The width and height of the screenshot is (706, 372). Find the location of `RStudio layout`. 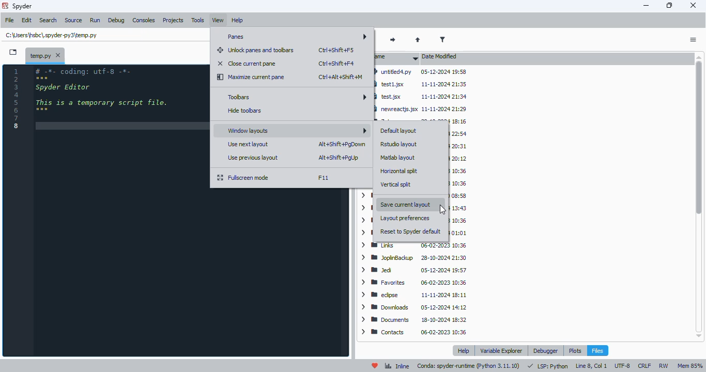

RStudio layout is located at coordinates (398, 144).